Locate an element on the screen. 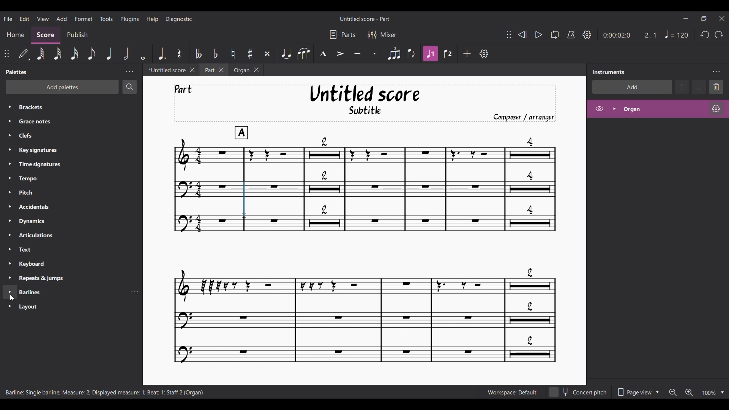 The image size is (729, 410). Plugins menu is located at coordinates (129, 19).